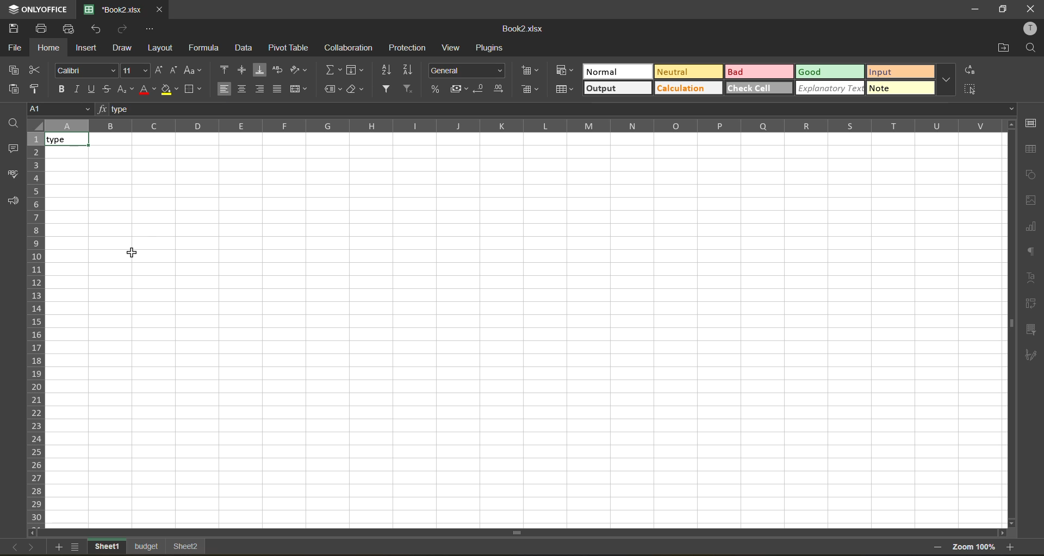 The height and width of the screenshot is (556, 1044). What do you see at coordinates (56, 546) in the screenshot?
I see `add sheet` at bounding box center [56, 546].